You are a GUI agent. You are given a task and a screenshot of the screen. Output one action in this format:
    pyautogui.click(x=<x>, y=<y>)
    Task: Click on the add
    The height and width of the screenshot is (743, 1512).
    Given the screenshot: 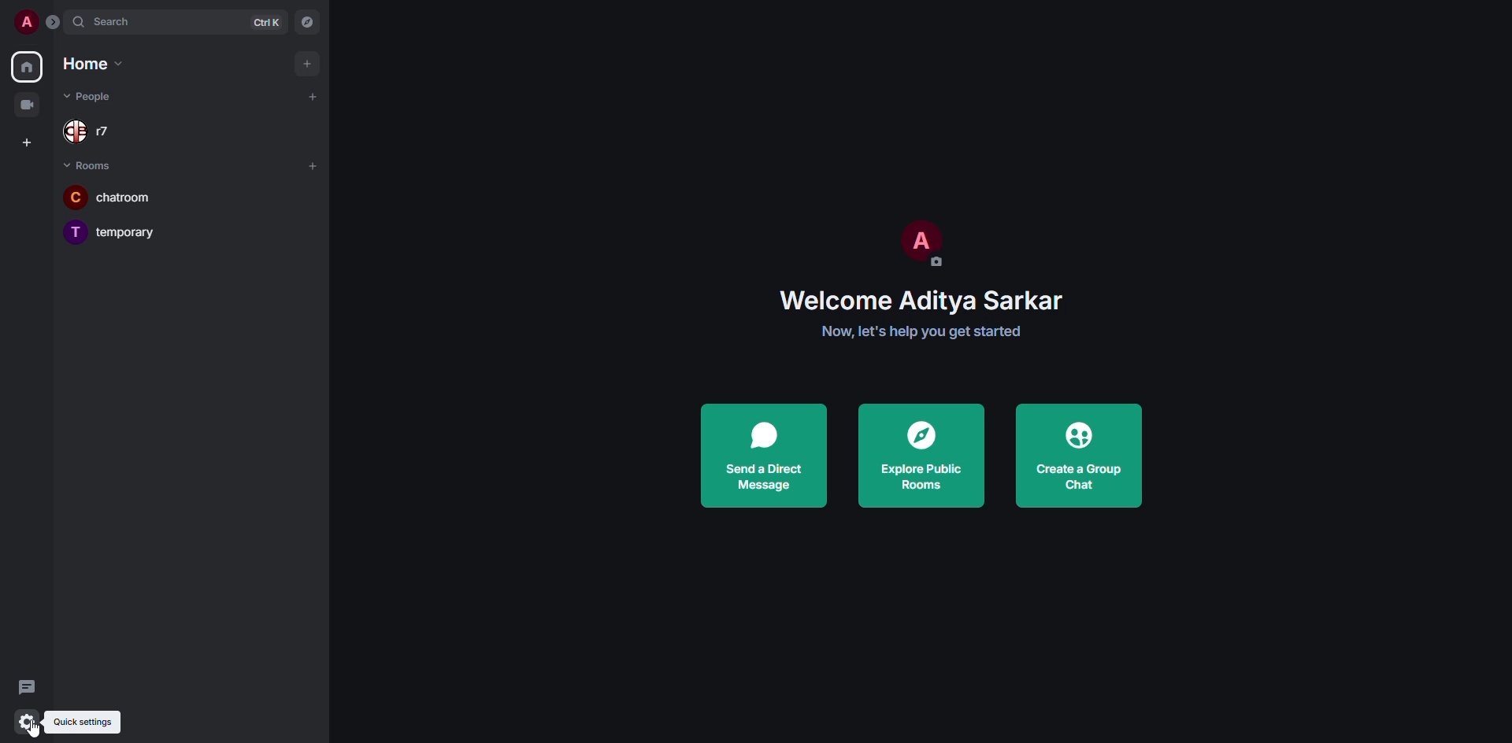 What is the action you would take?
    pyautogui.click(x=312, y=165)
    